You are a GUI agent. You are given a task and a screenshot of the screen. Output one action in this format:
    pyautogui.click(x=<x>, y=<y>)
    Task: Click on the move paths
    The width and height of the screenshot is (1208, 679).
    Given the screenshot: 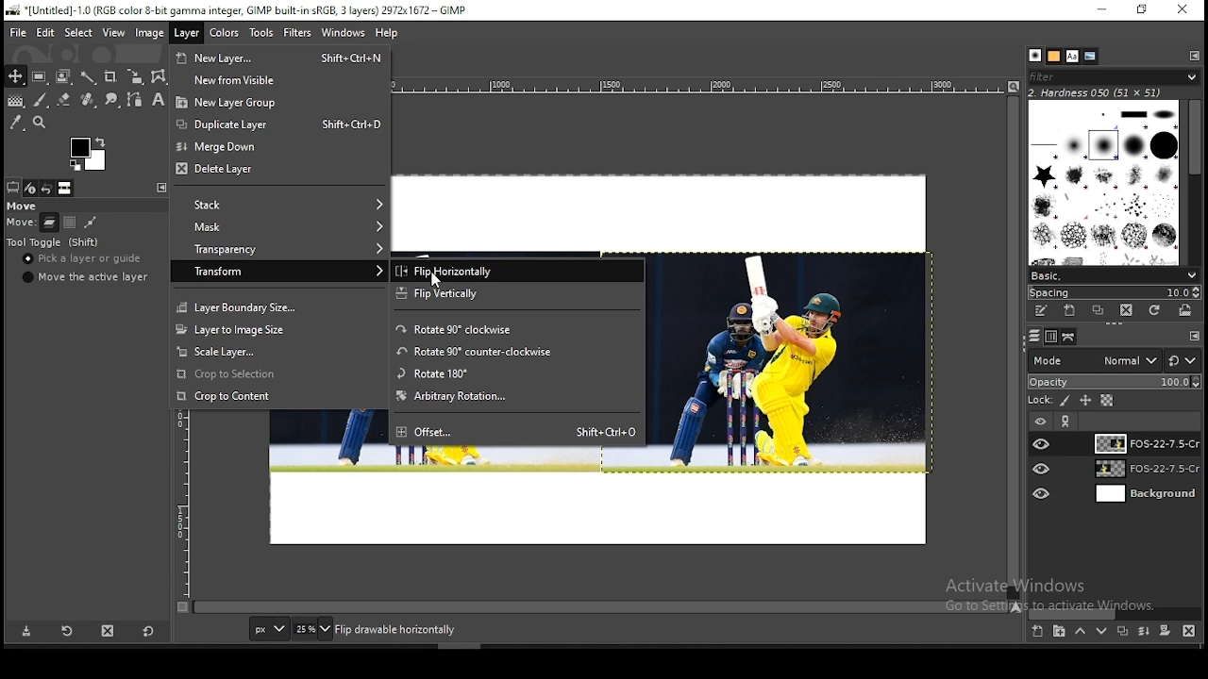 What is the action you would take?
    pyautogui.click(x=91, y=222)
    